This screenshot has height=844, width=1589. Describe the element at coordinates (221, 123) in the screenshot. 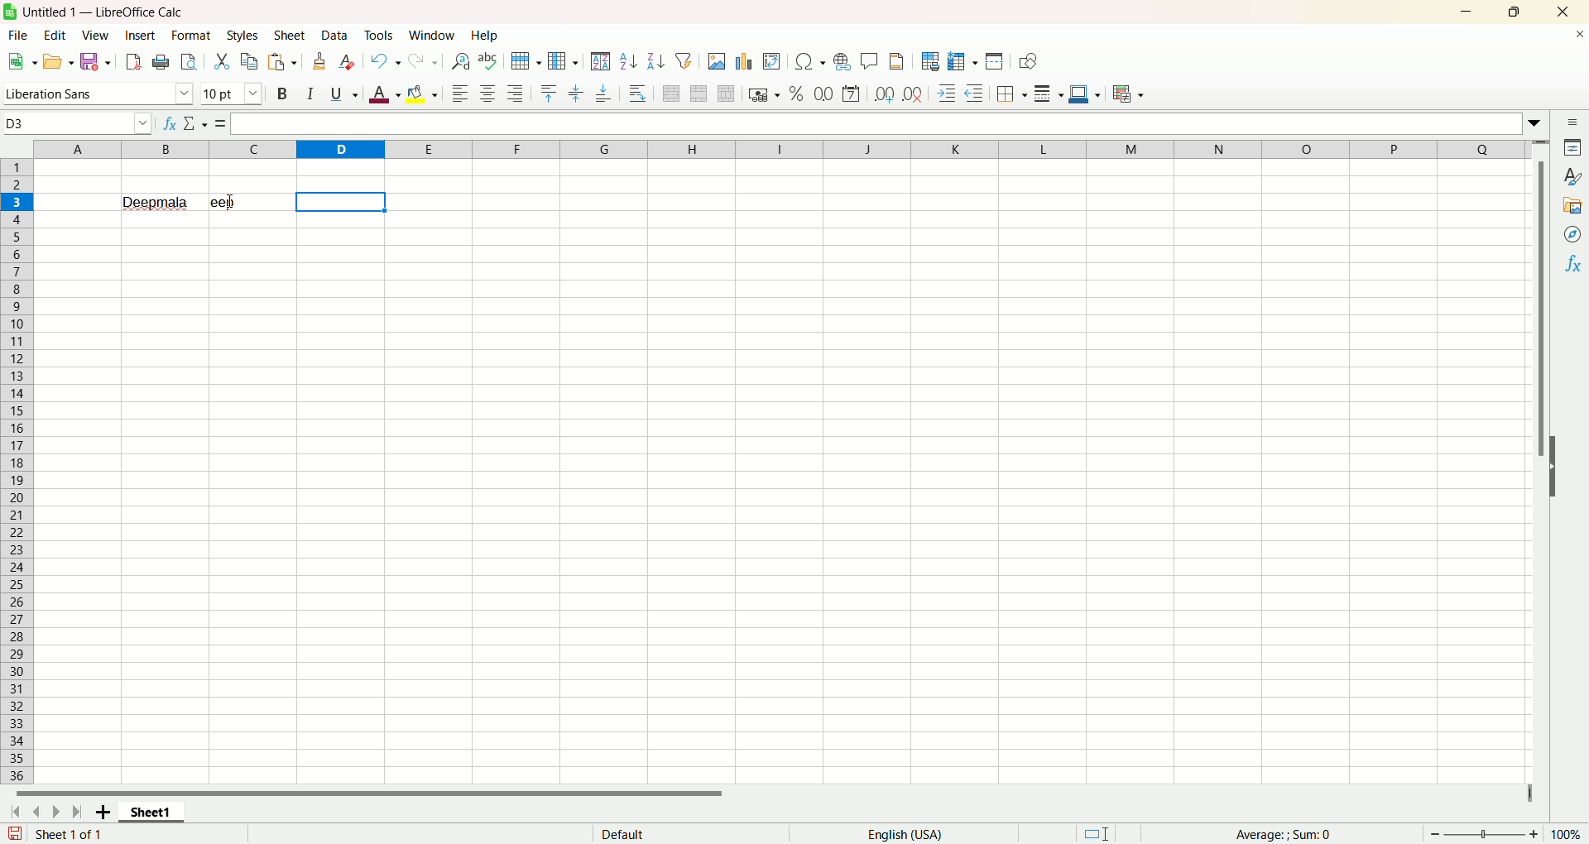

I see `Formula` at that location.